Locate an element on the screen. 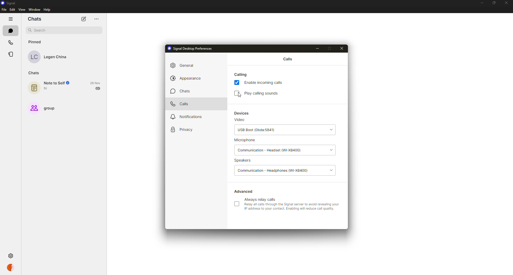 This screenshot has width=513, height=275. new chat is located at coordinates (84, 19).